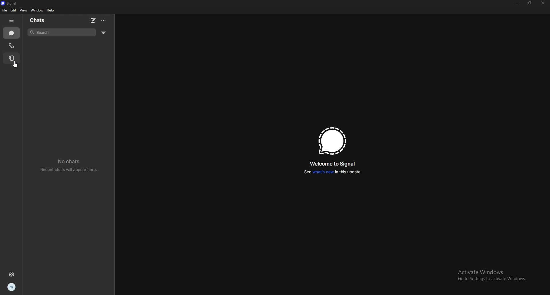  Describe the element at coordinates (37, 10) in the screenshot. I see `window` at that location.